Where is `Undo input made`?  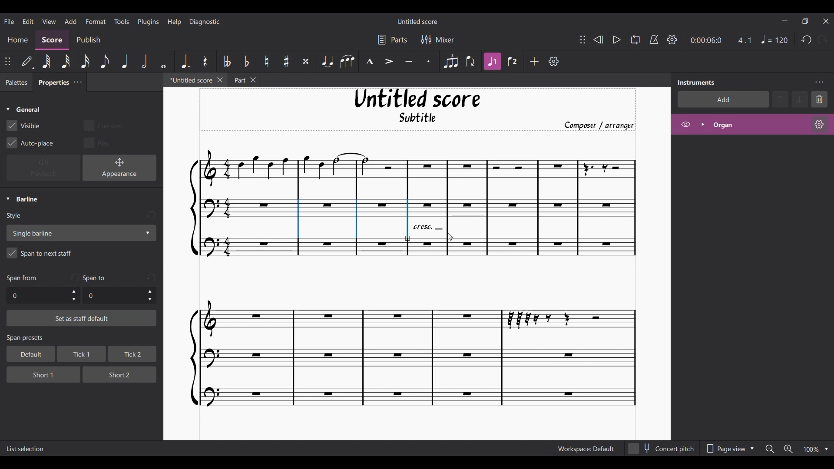
Undo input made is located at coordinates (151, 215).